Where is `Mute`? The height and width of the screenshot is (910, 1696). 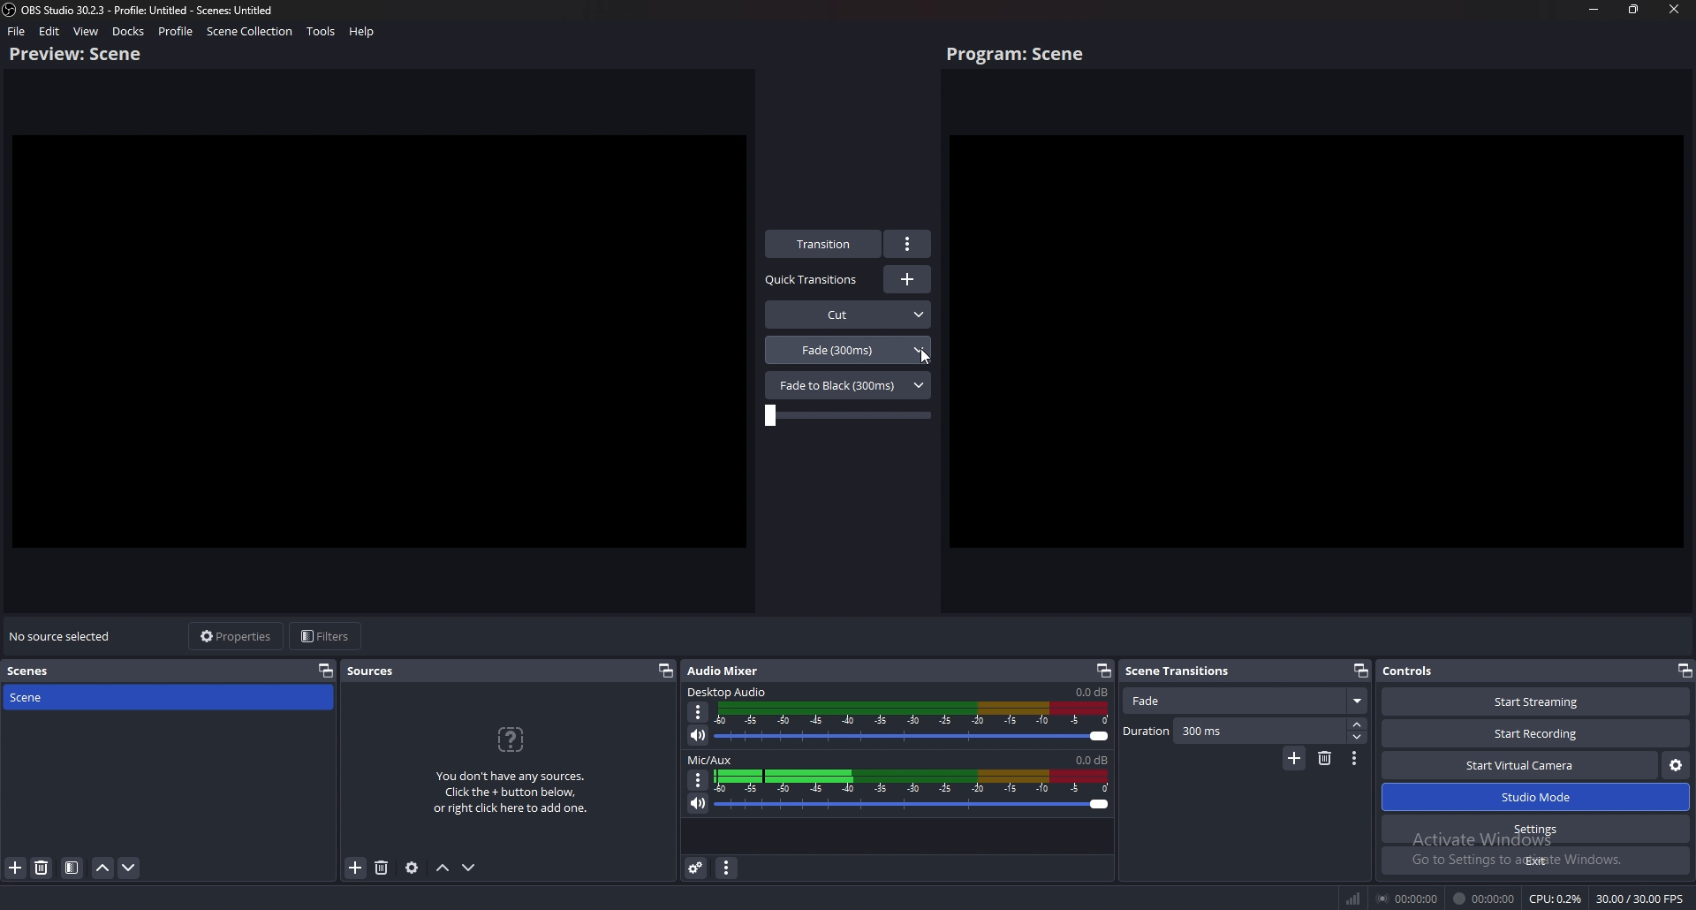
Mute is located at coordinates (700, 736).